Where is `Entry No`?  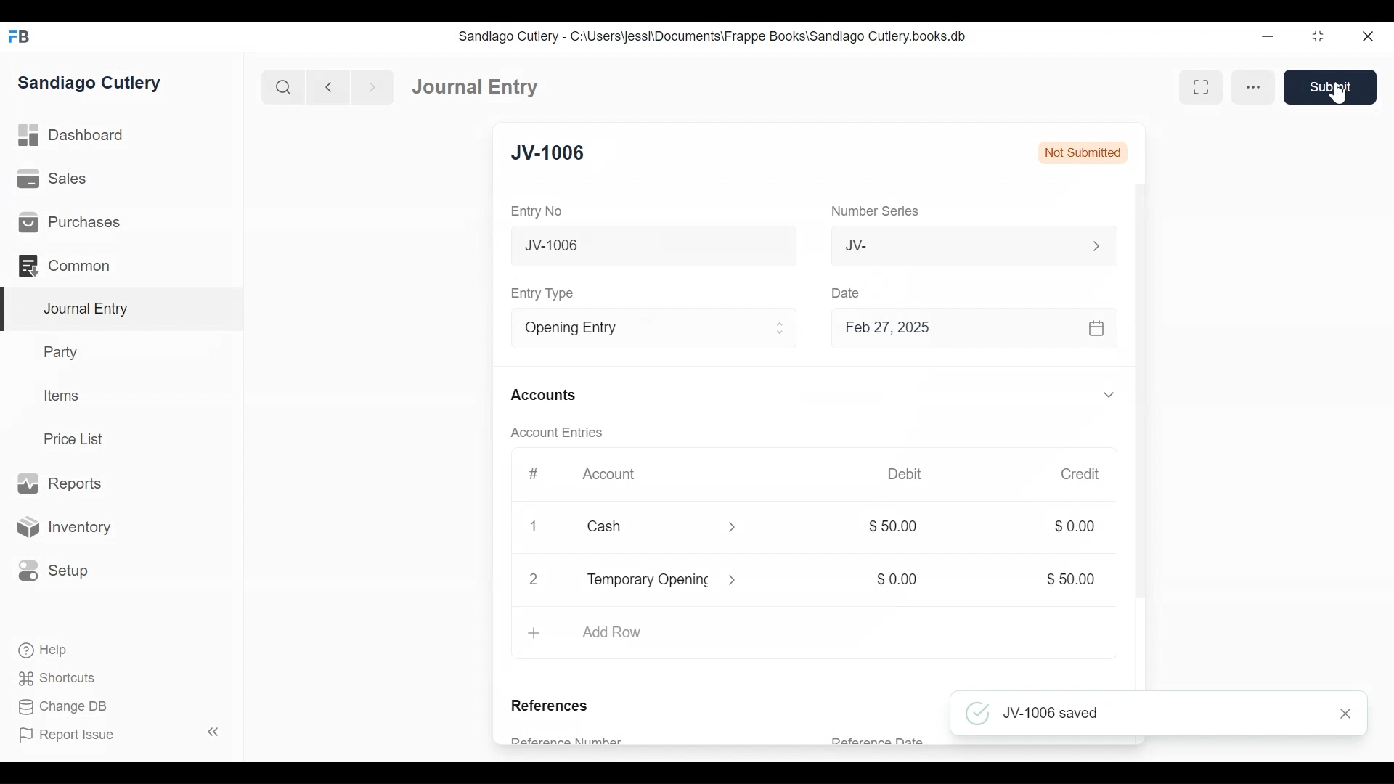
Entry No is located at coordinates (536, 211).